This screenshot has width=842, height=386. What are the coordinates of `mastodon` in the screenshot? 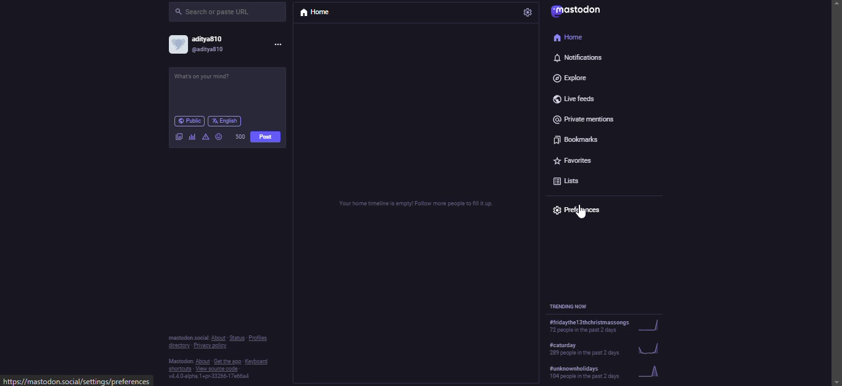 It's located at (588, 13).